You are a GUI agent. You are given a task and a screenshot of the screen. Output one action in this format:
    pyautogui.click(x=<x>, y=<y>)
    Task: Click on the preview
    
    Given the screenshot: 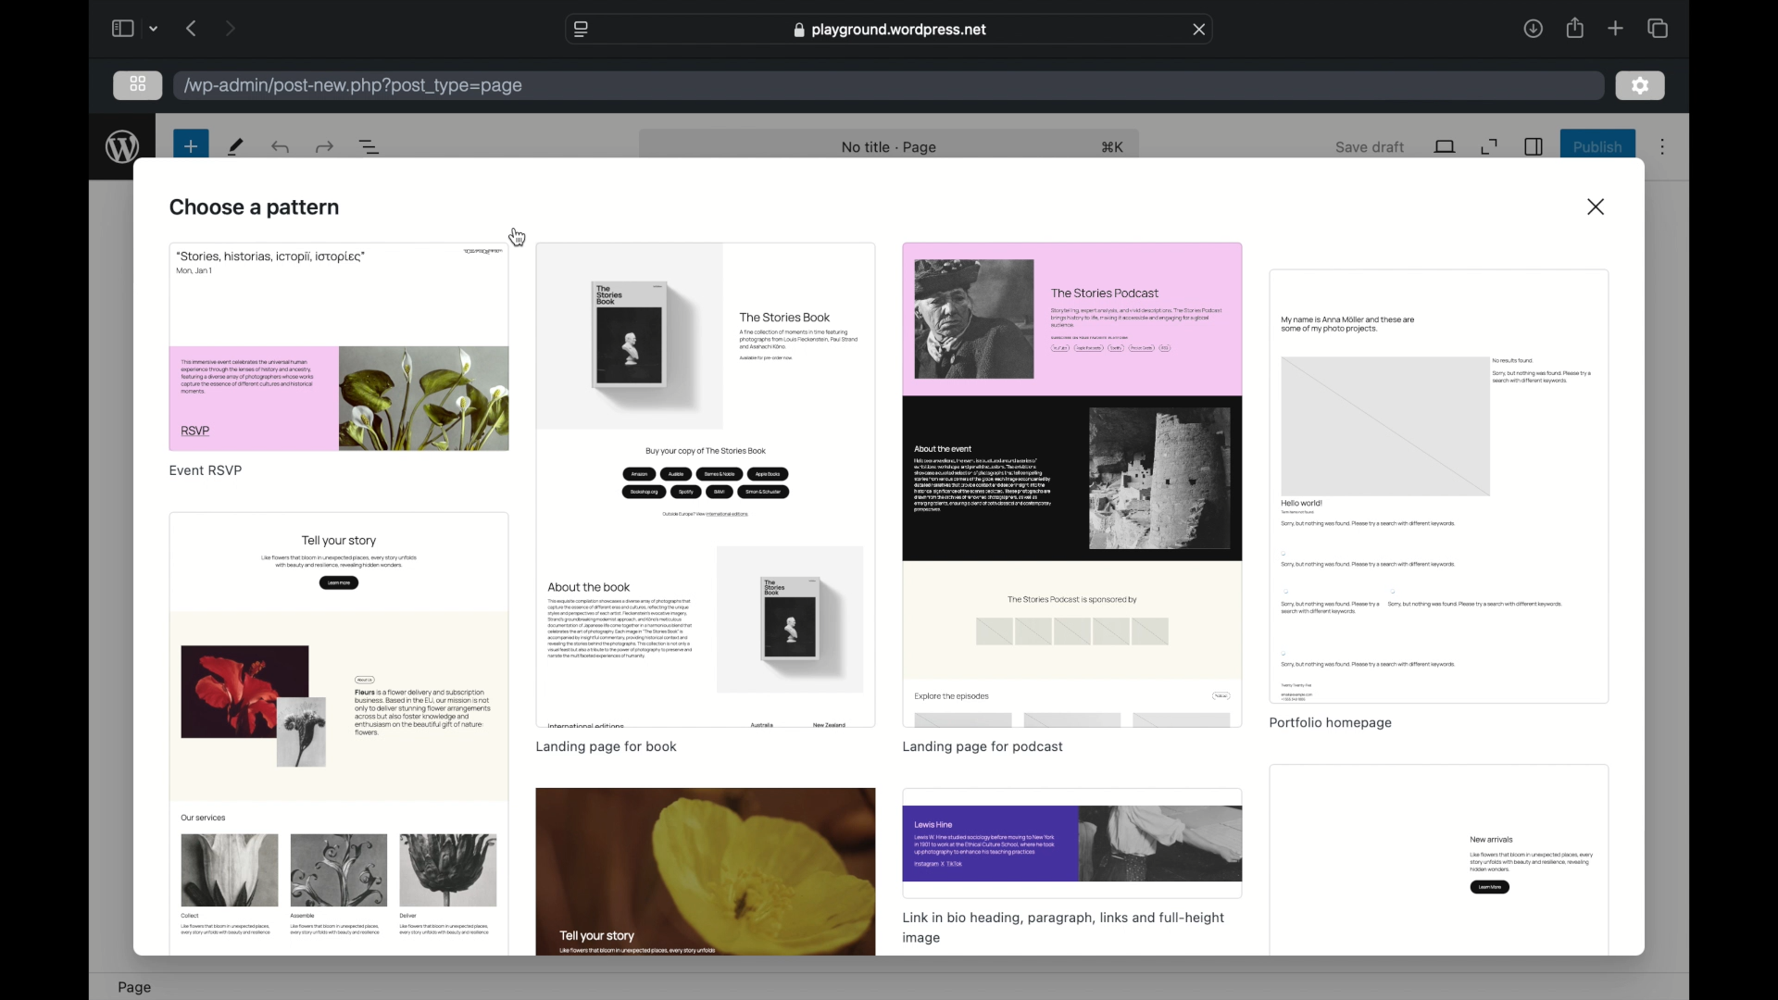 What is the action you would take?
    pyautogui.click(x=1439, y=487)
    